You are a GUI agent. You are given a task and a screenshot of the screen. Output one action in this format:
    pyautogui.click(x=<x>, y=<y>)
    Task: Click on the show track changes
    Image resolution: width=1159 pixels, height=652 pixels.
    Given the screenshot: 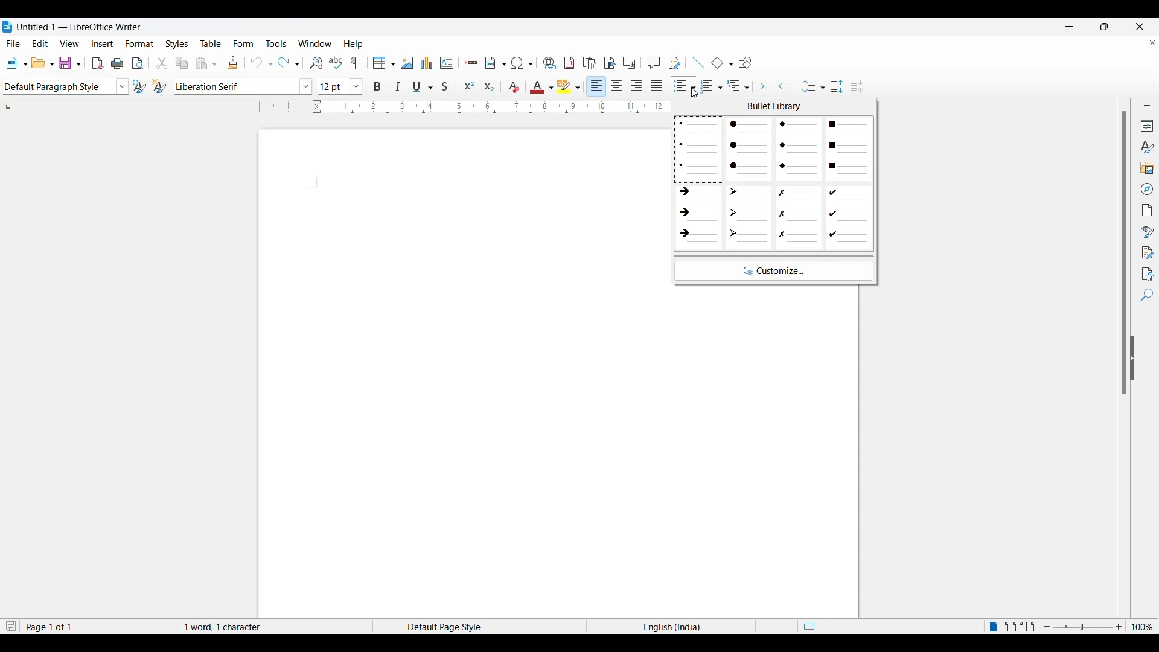 What is the action you would take?
    pyautogui.click(x=675, y=62)
    